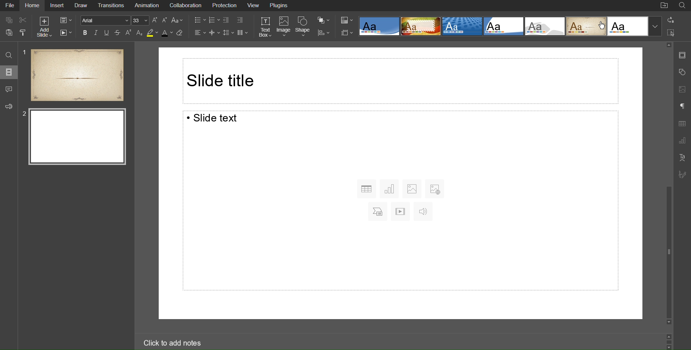 The height and width of the screenshot is (350, 691). What do you see at coordinates (85, 33) in the screenshot?
I see `Bold ` at bounding box center [85, 33].